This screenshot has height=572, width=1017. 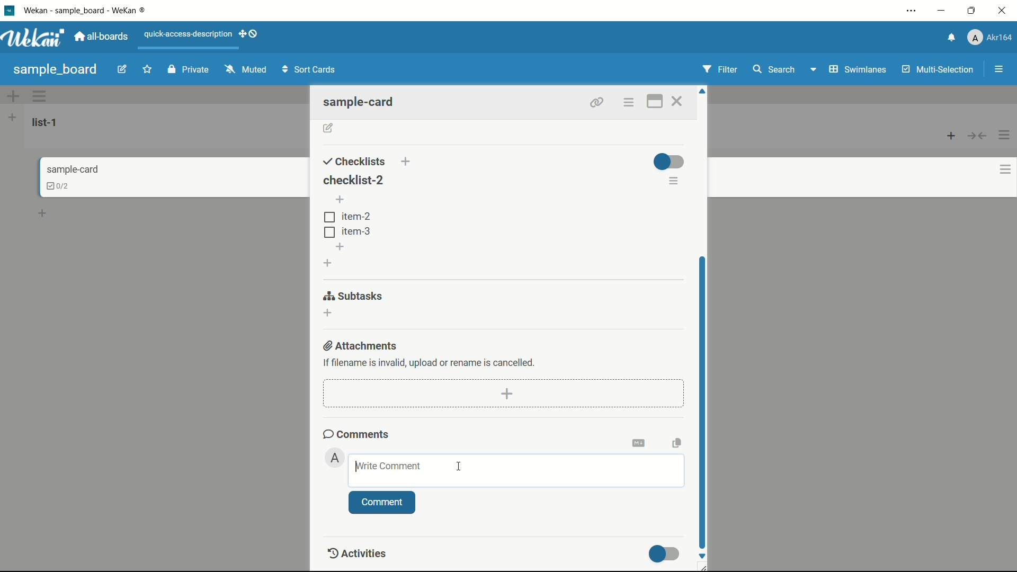 What do you see at coordinates (668, 161) in the screenshot?
I see `toggle button` at bounding box center [668, 161].